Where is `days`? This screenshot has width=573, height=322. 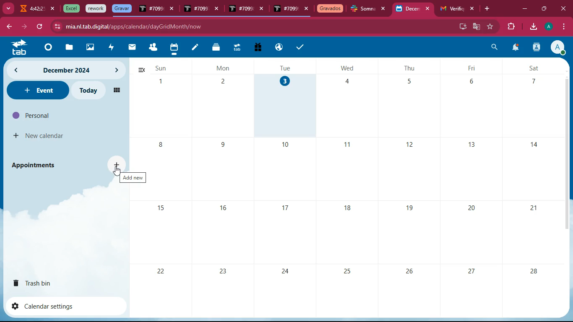 days is located at coordinates (357, 195).